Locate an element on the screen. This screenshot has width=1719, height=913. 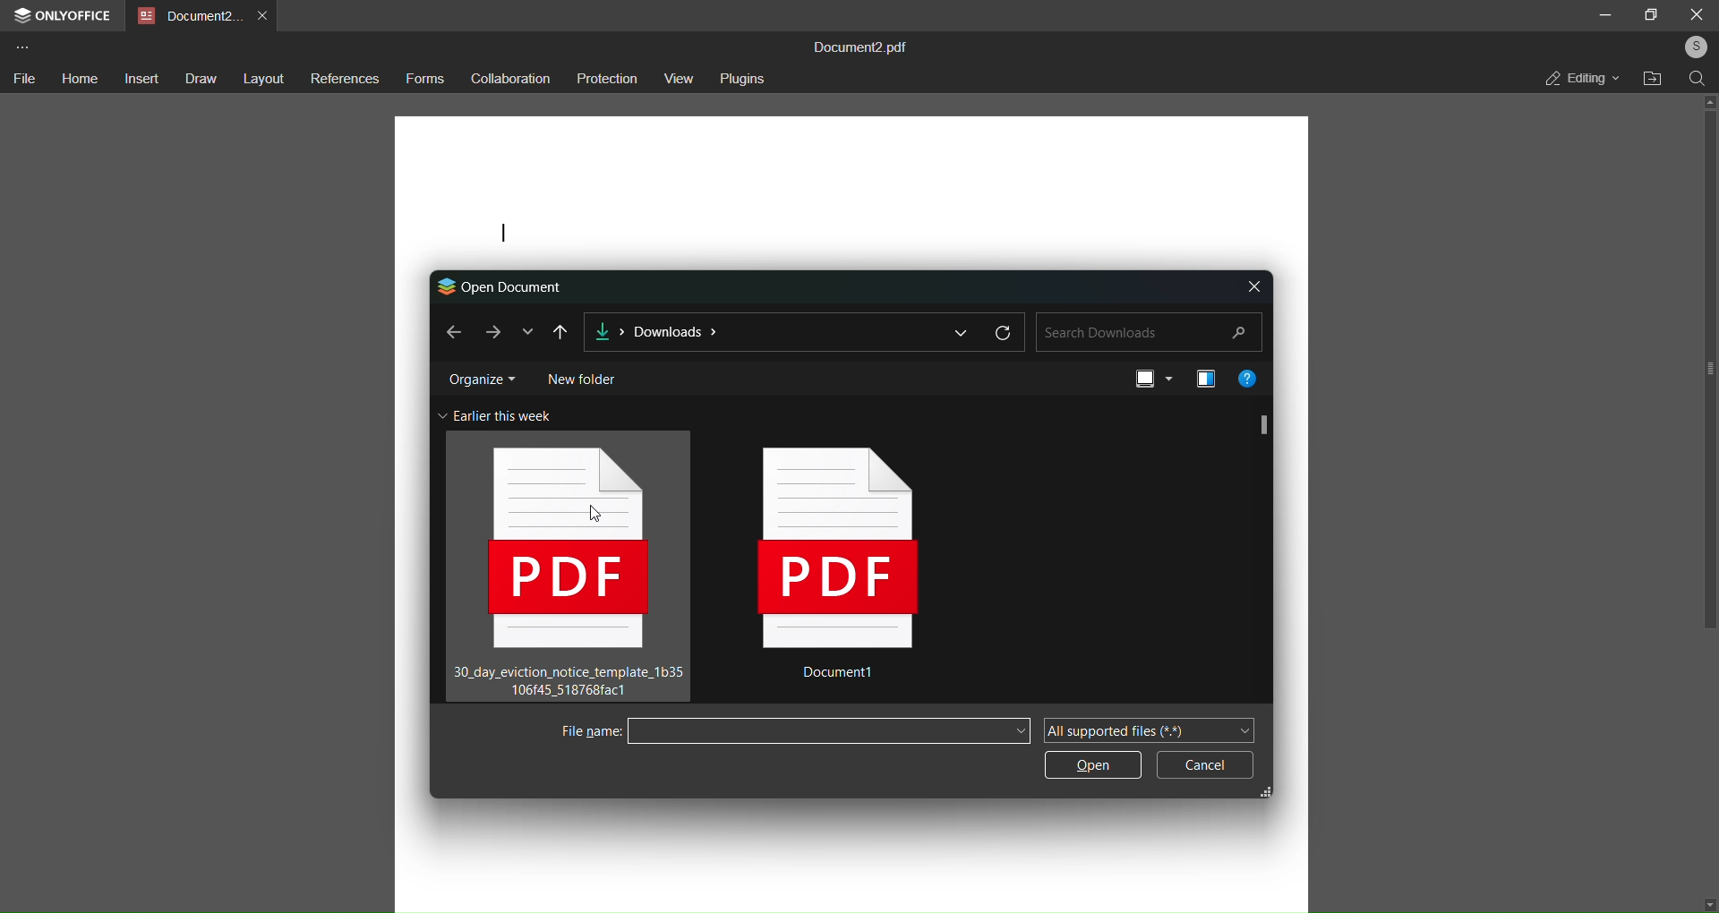
open document is located at coordinates (502, 285).